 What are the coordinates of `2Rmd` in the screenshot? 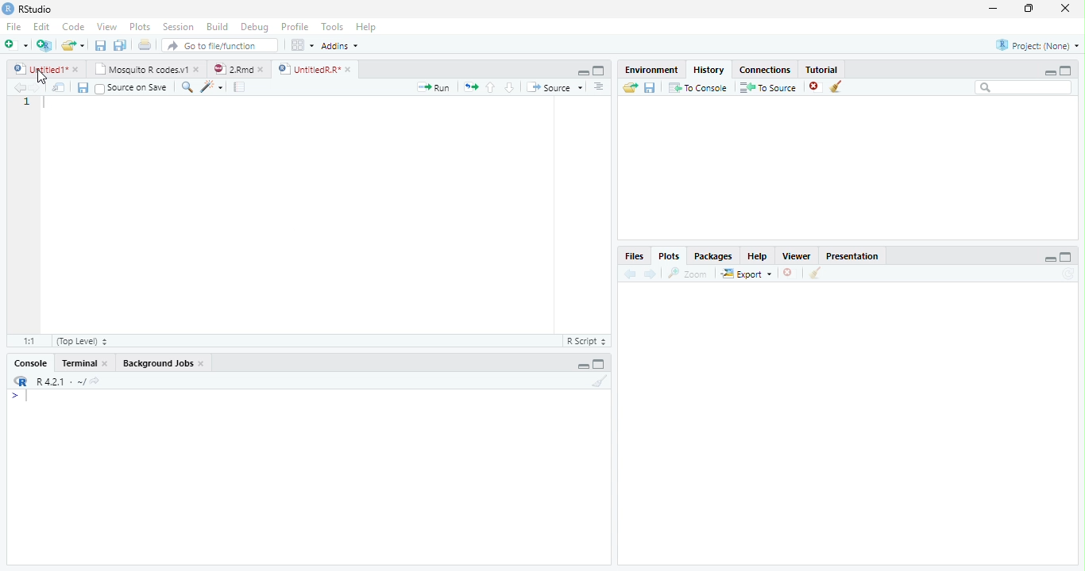 It's located at (232, 68).